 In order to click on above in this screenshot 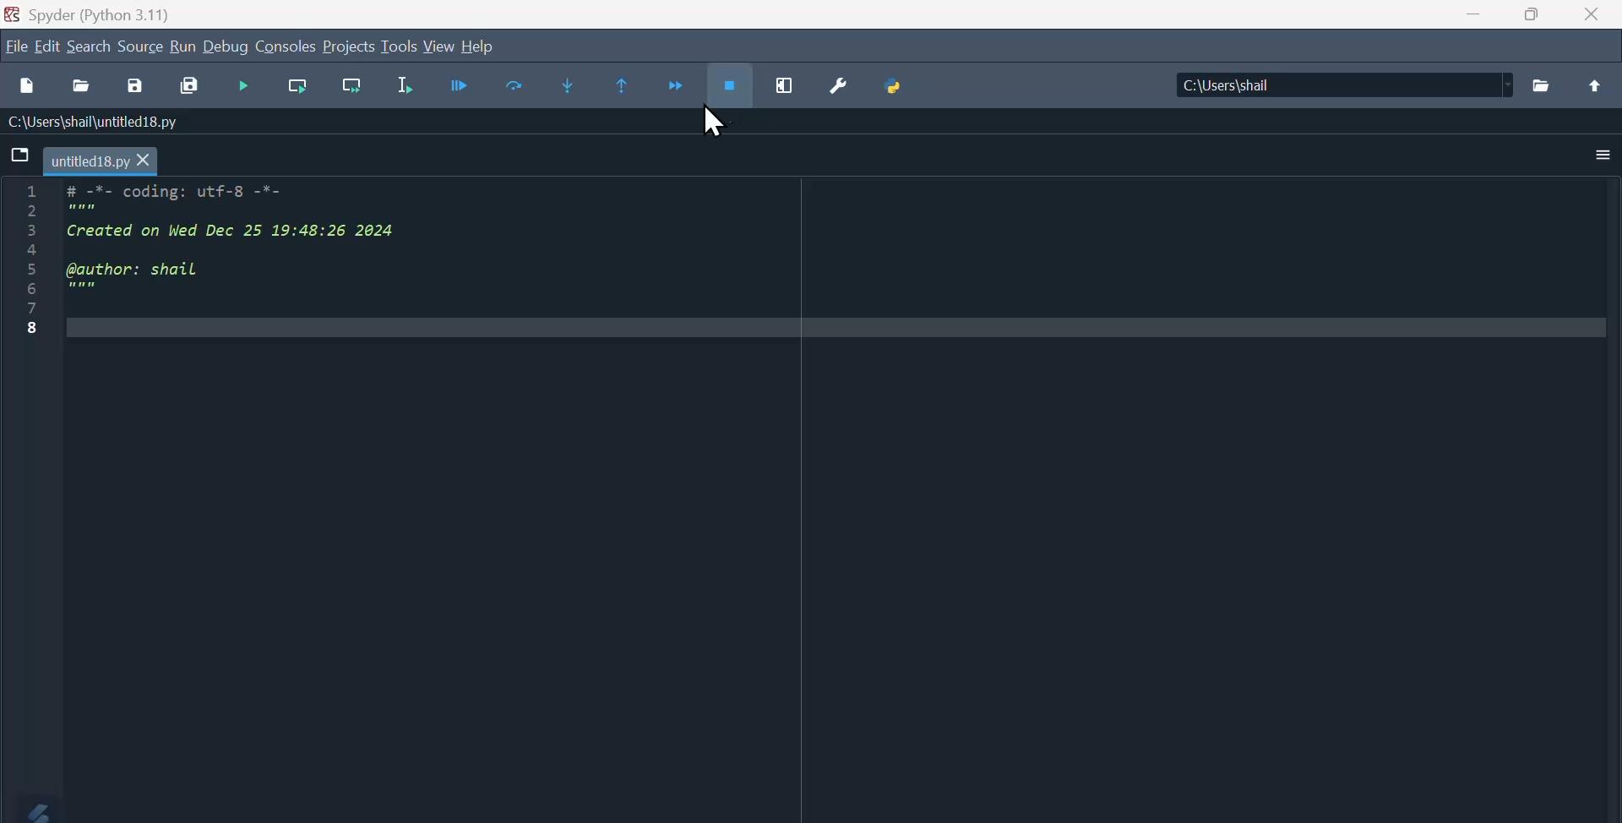, I will do `click(1598, 87)`.